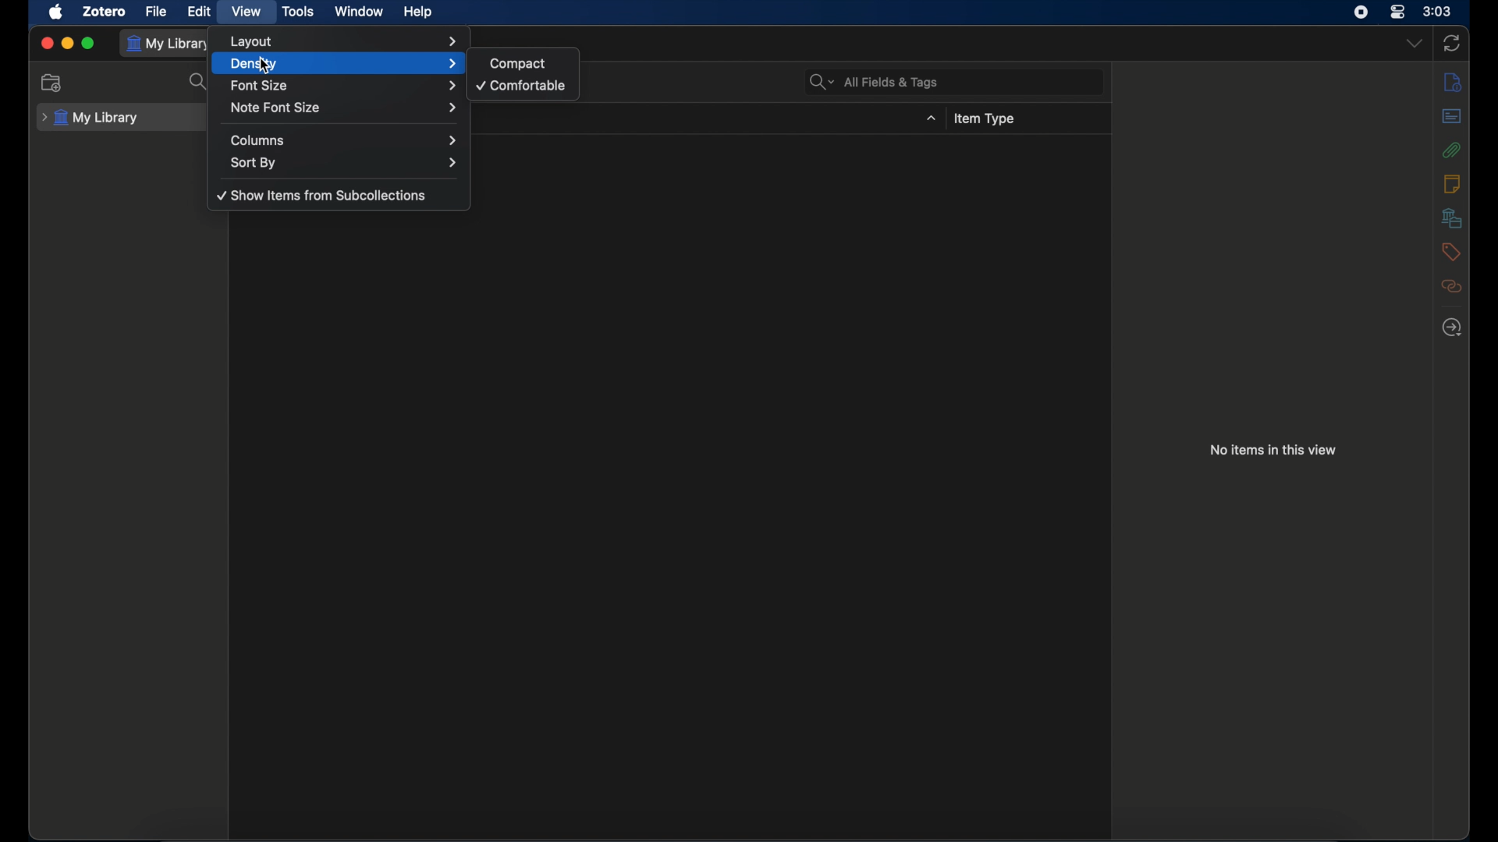 This screenshot has width=1498, height=842. Describe the element at coordinates (247, 11) in the screenshot. I see `view` at that location.